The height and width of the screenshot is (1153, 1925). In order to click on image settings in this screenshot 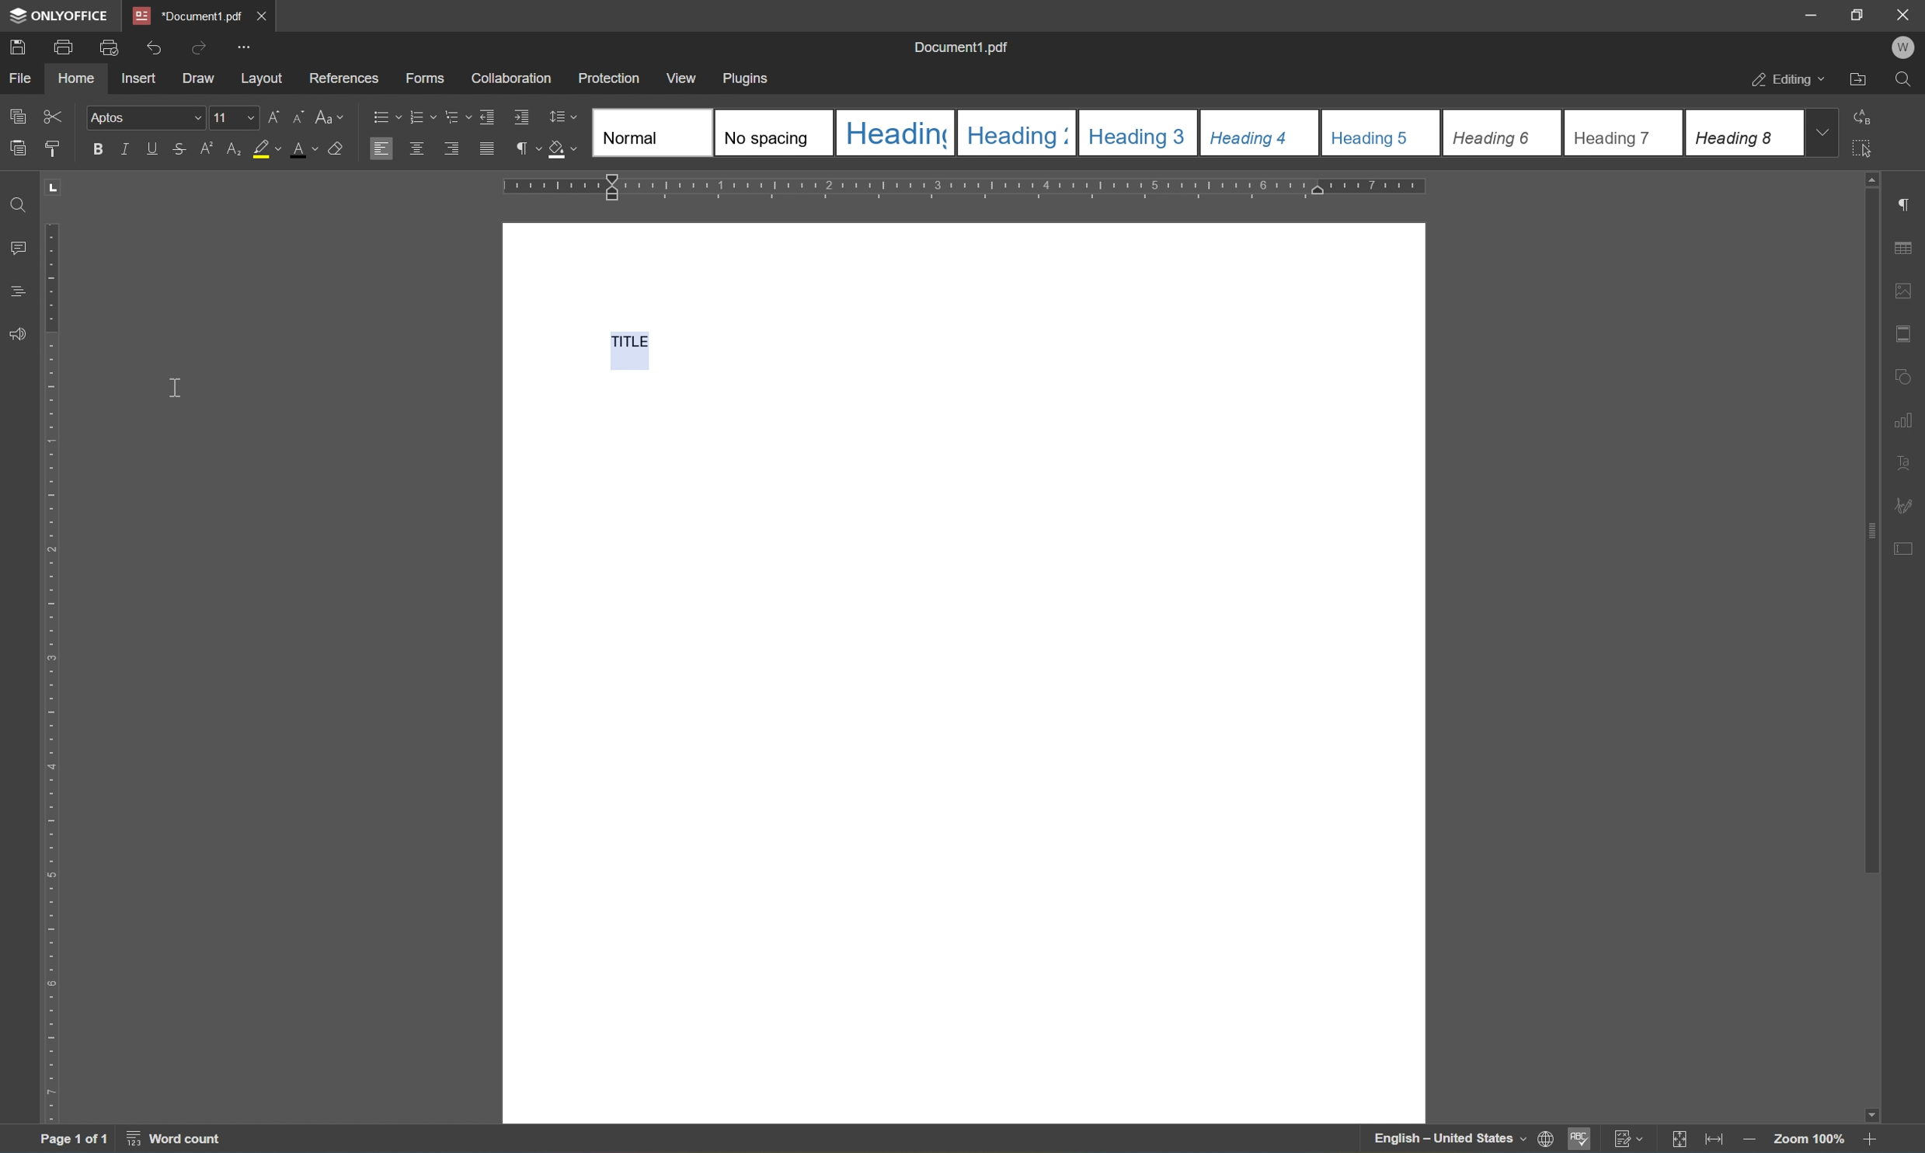, I will do `click(1908, 291)`.